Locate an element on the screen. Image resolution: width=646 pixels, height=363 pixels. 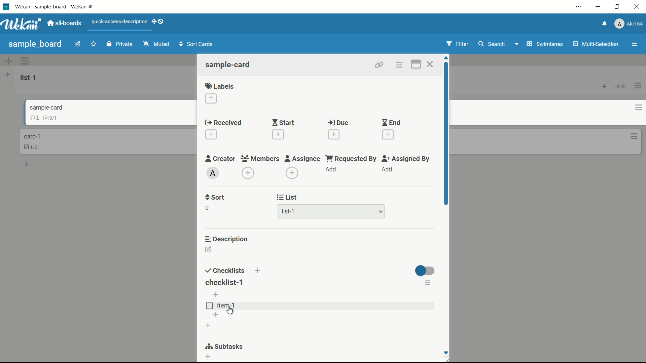
add label is located at coordinates (211, 98).